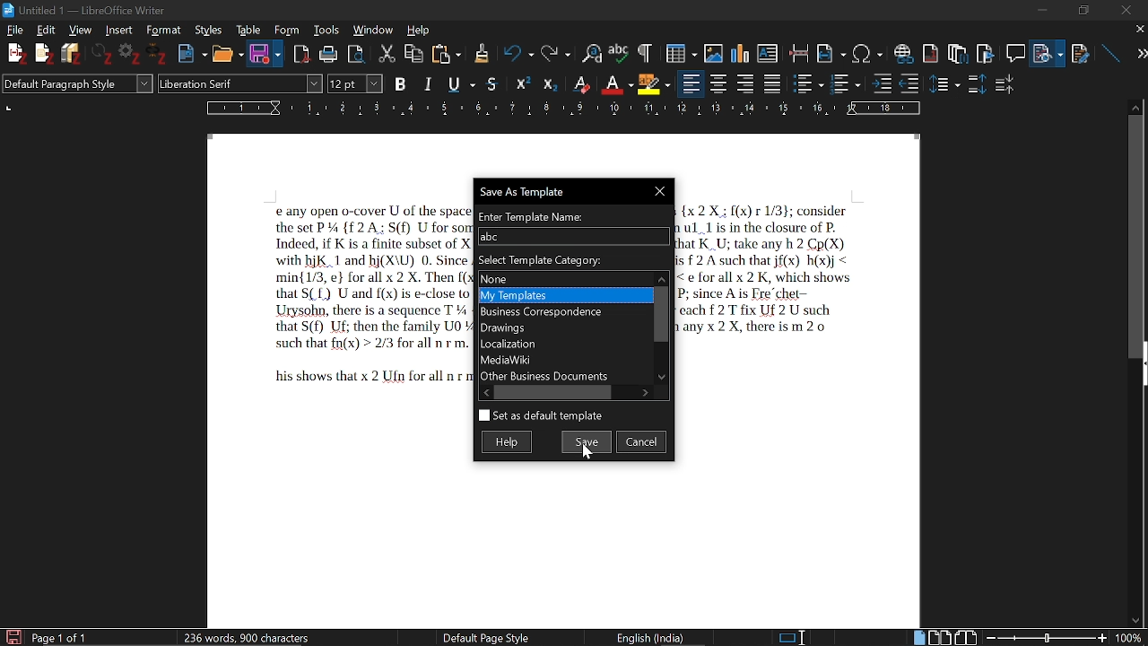 This screenshot has height=646, width=1148. What do you see at coordinates (831, 49) in the screenshot?
I see `Insert field` at bounding box center [831, 49].